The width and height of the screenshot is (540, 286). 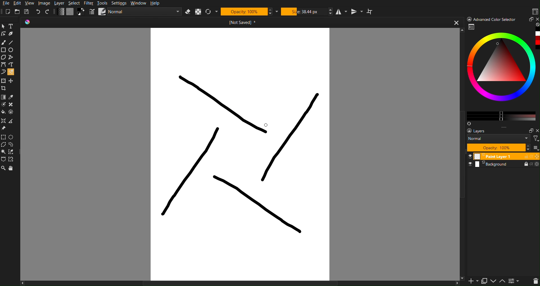 I want to click on Line, so click(x=12, y=43).